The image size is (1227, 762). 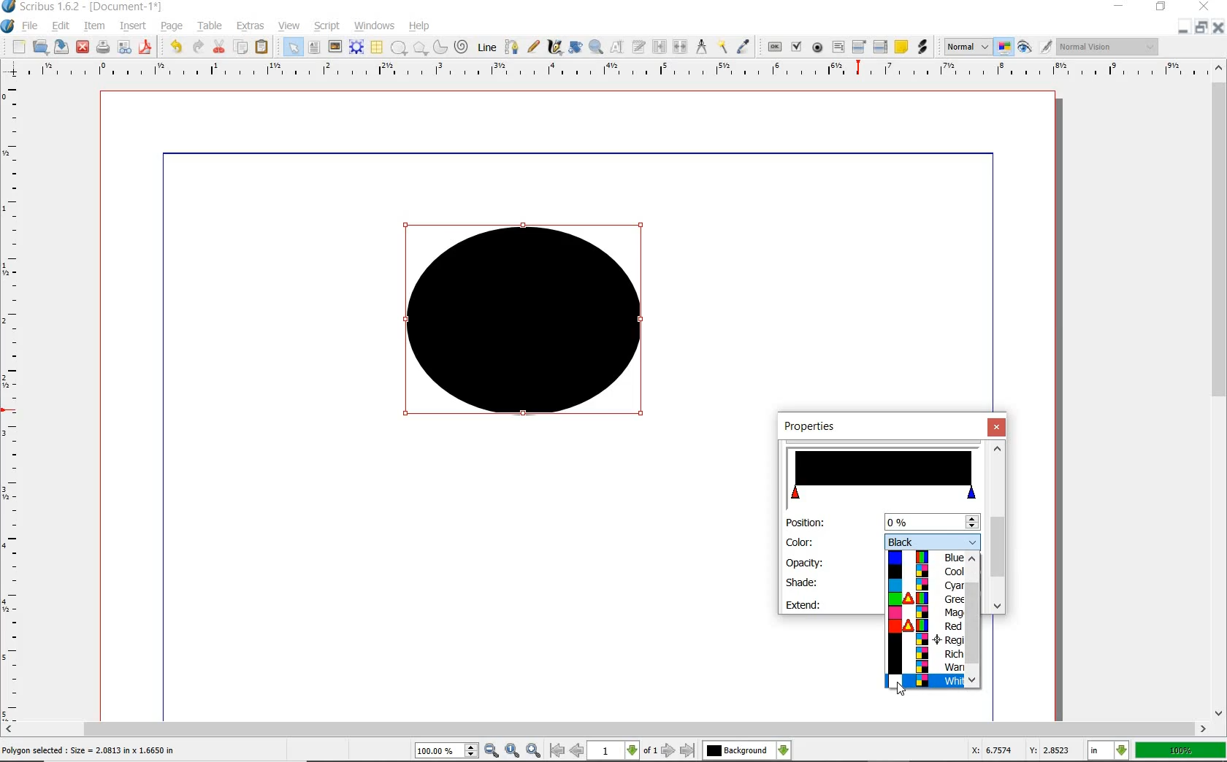 I want to click on SYSTEM NAME, so click(x=83, y=7).